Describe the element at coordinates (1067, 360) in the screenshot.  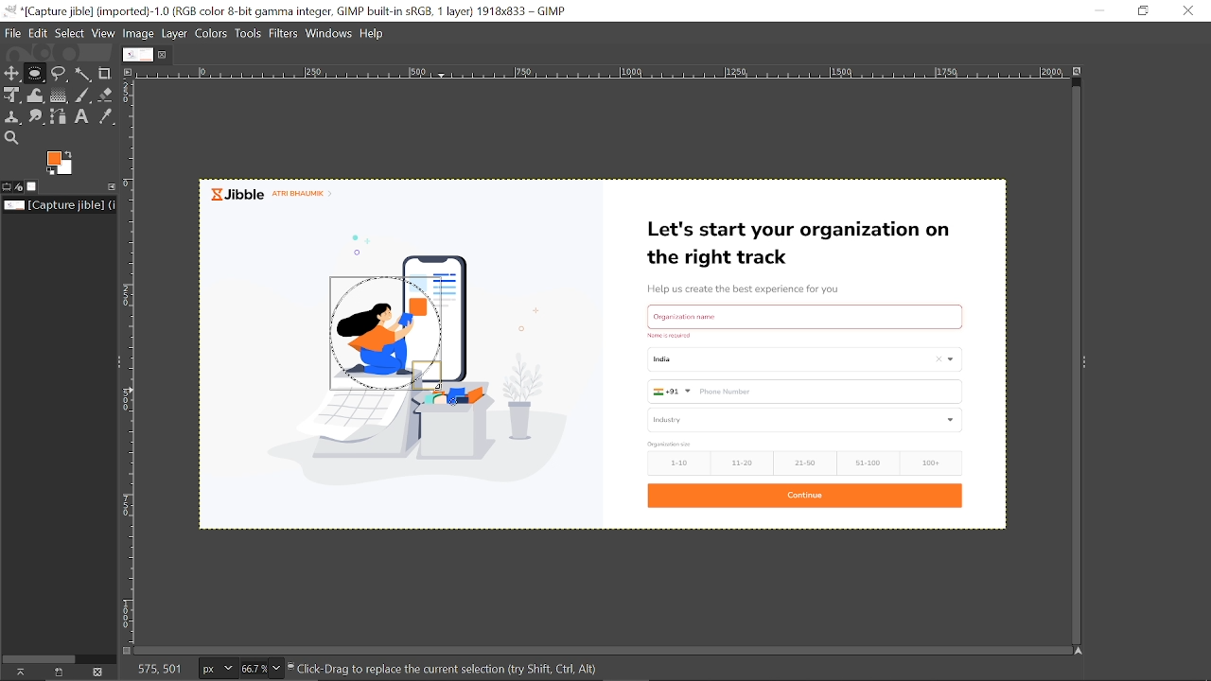
I see `vertical scroll bar` at that location.